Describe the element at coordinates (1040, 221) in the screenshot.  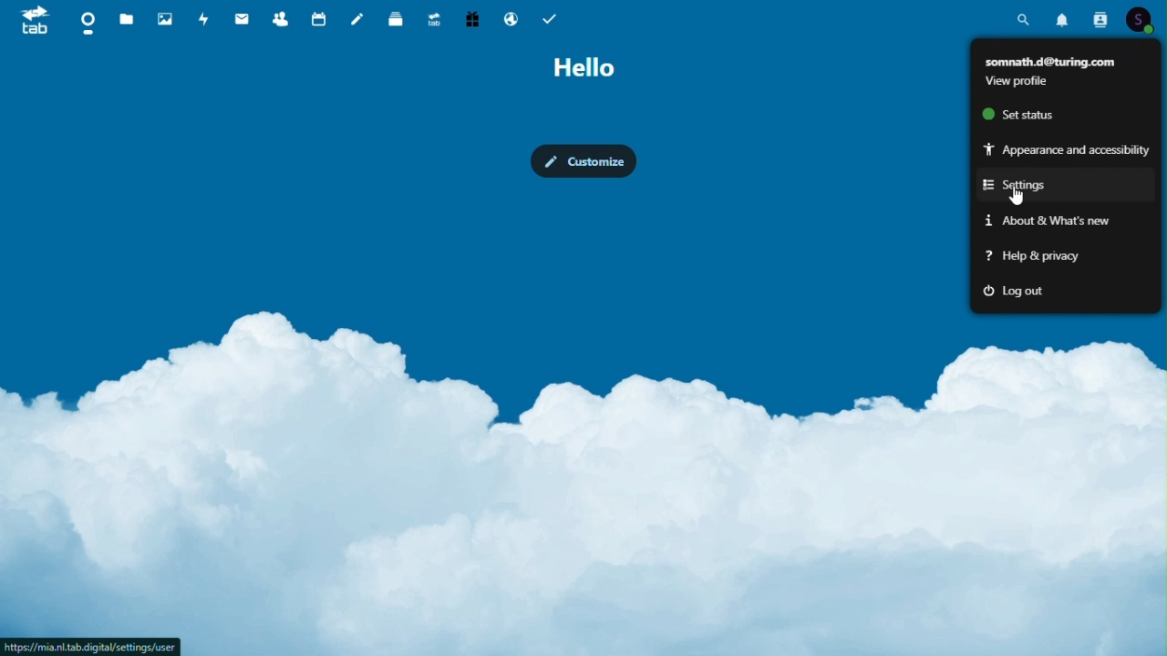
I see `what's new` at that location.